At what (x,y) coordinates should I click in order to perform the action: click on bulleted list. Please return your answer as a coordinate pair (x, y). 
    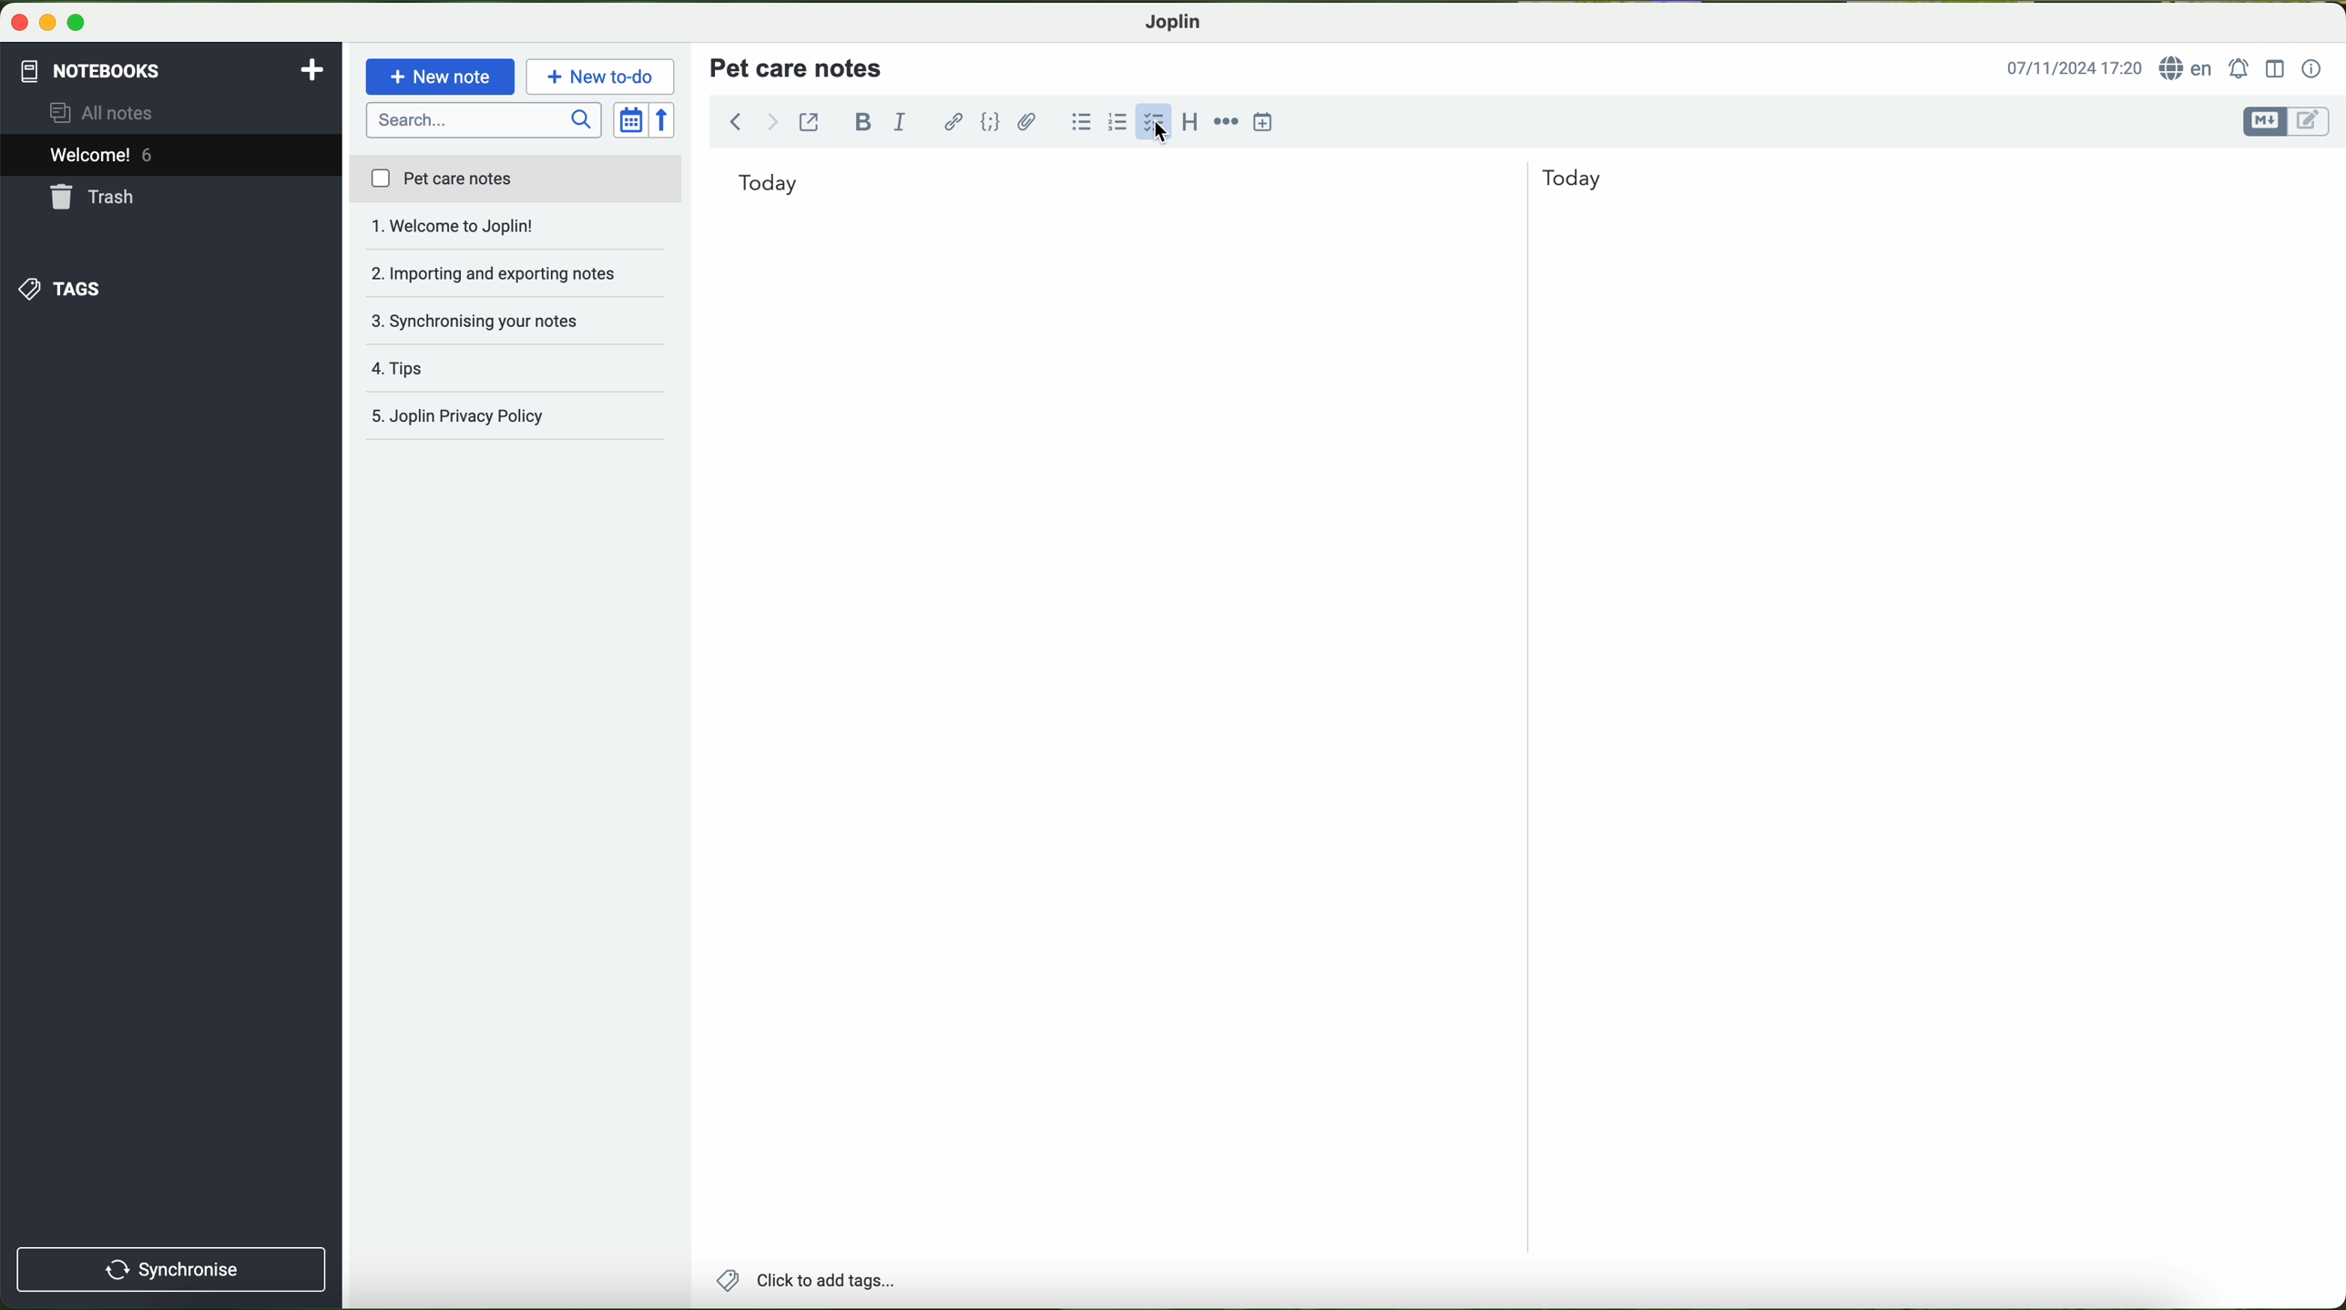
    Looking at the image, I should click on (1078, 122).